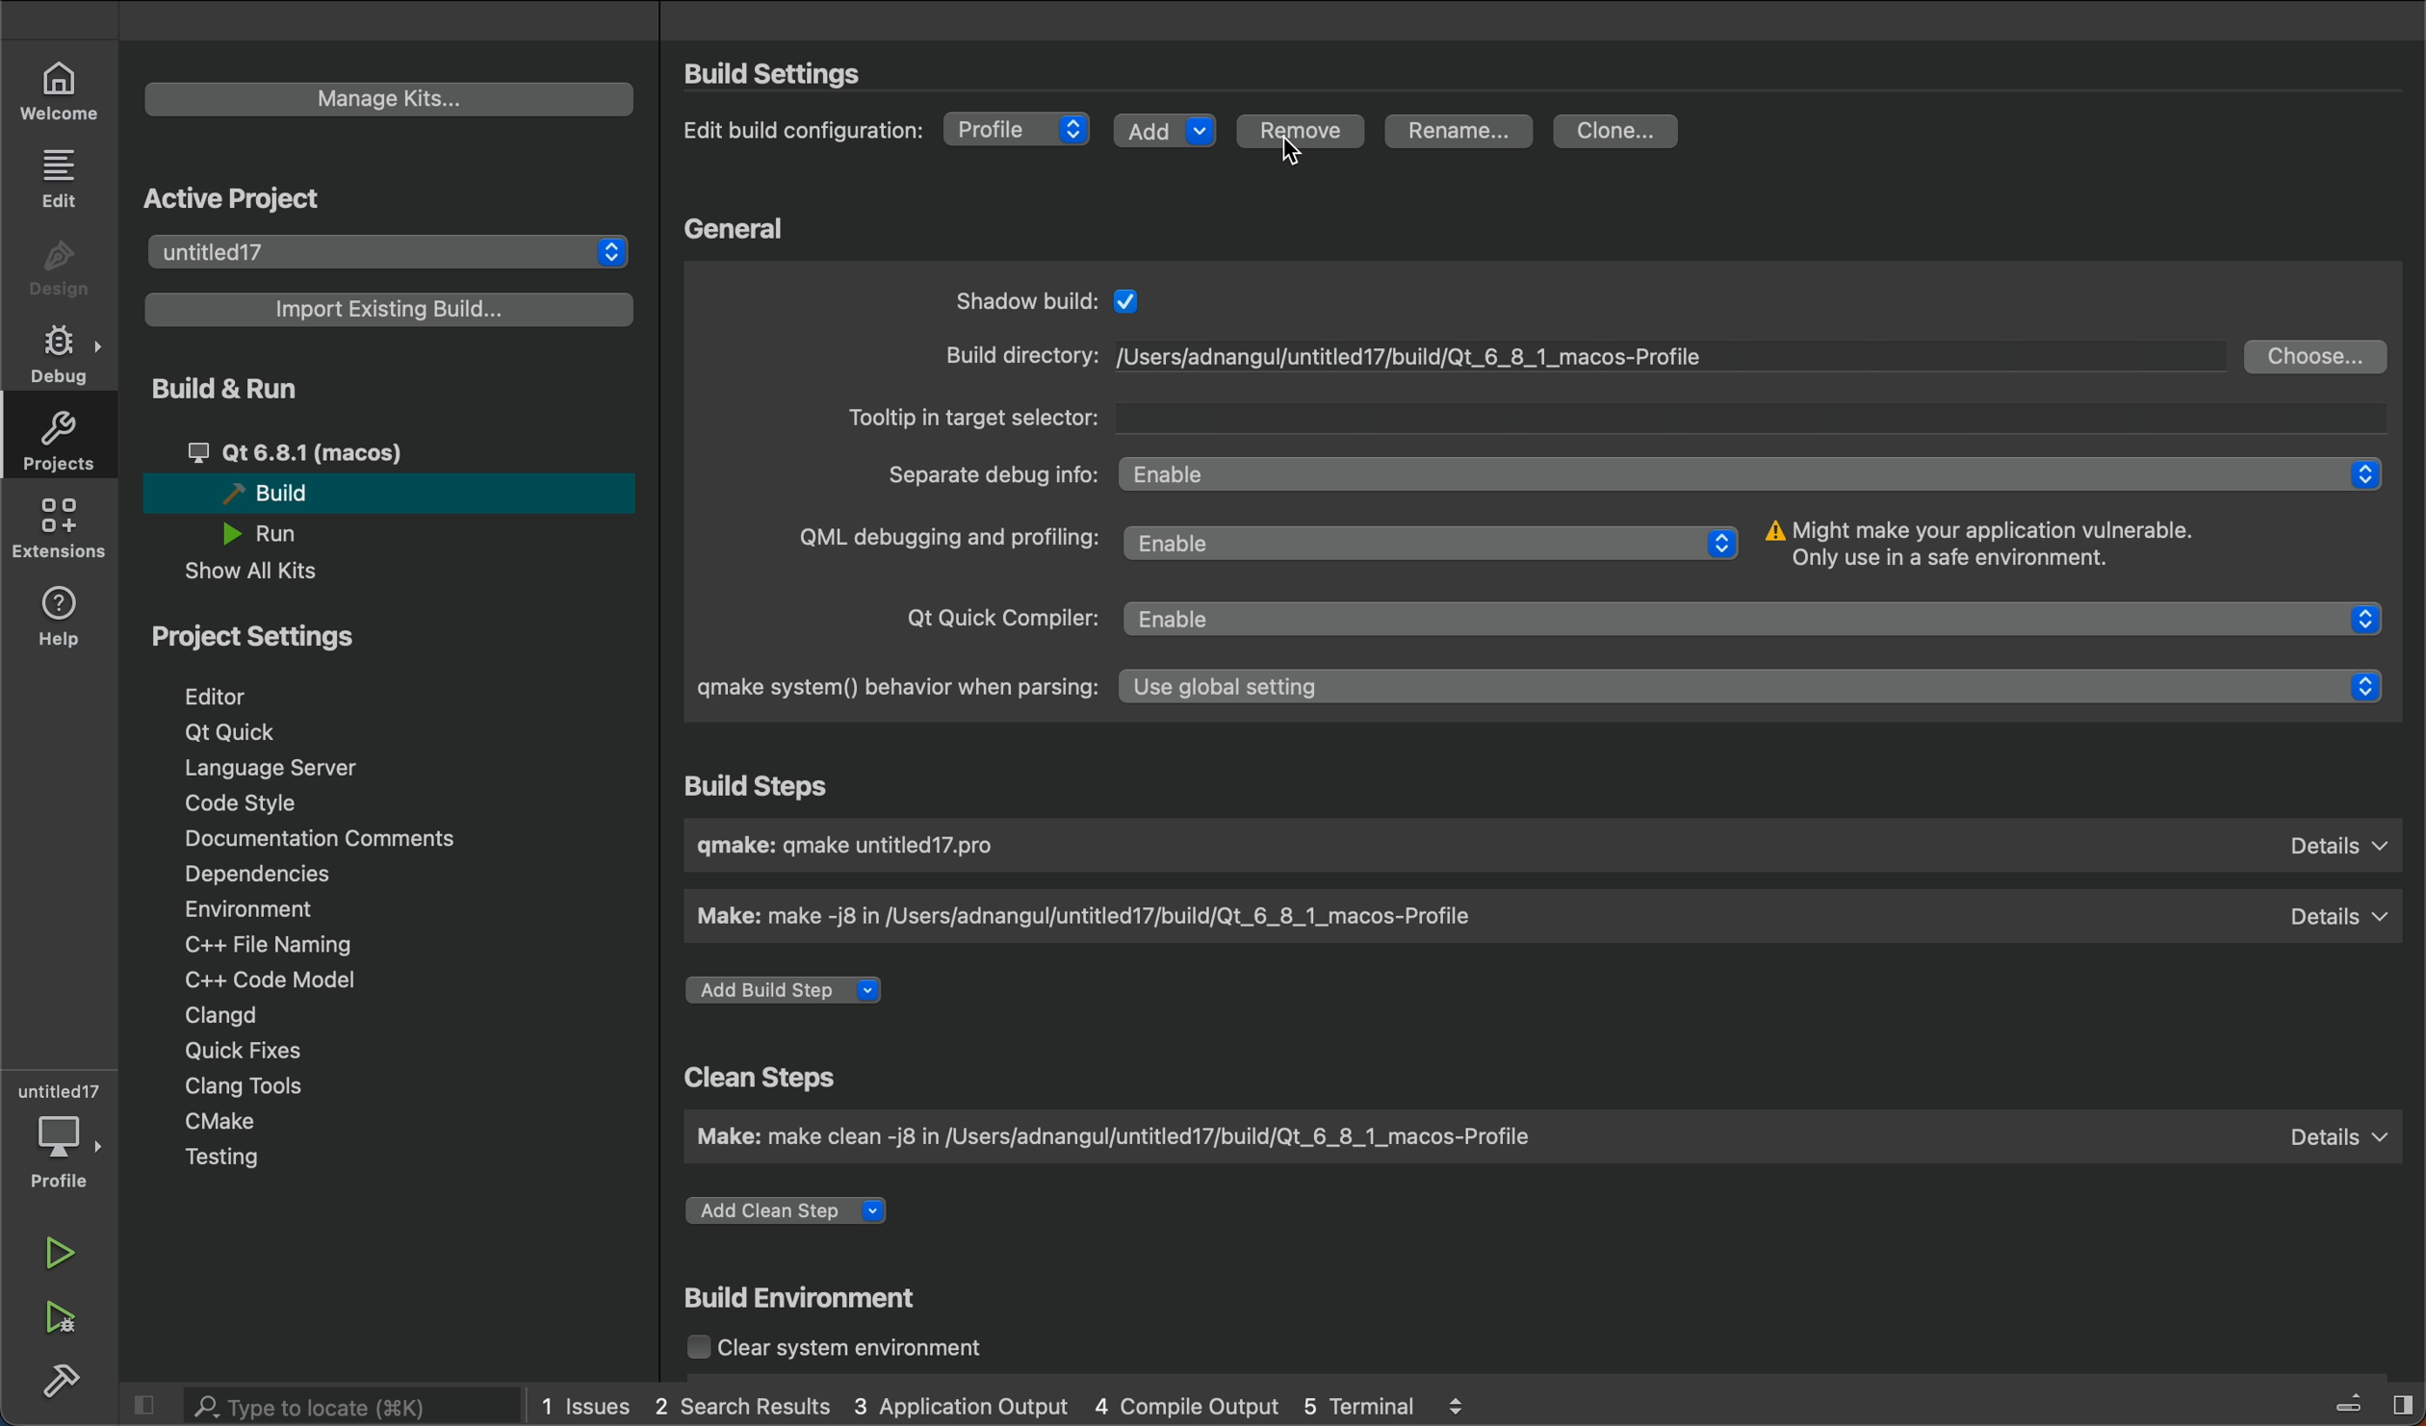 This screenshot has height=1426, width=2426. Describe the element at coordinates (938, 541) in the screenshot. I see `qml debugging` at that location.